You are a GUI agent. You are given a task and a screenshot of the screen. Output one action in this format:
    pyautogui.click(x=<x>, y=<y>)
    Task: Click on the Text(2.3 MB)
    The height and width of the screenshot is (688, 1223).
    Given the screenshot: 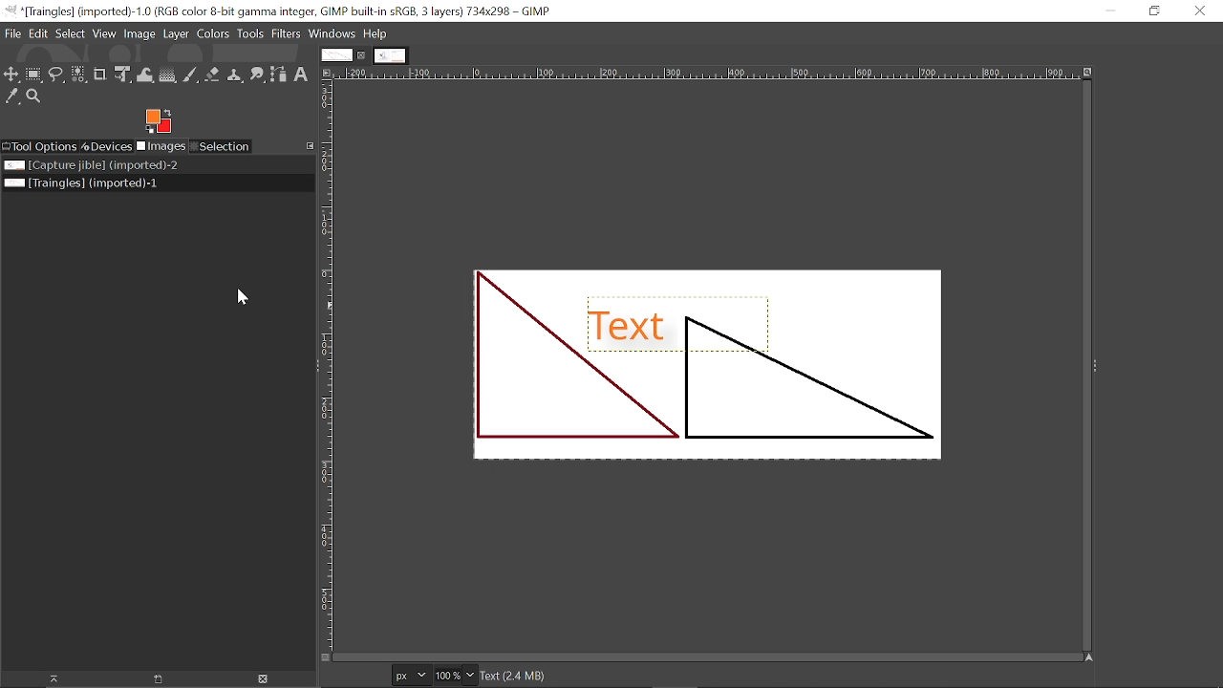 What is the action you would take?
    pyautogui.click(x=514, y=677)
    